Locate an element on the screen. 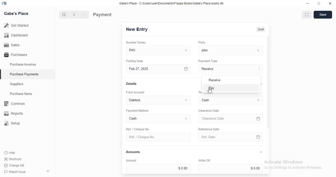 Image resolution: width=336 pixels, height=177 pixels. Payment Type is located at coordinates (207, 61).